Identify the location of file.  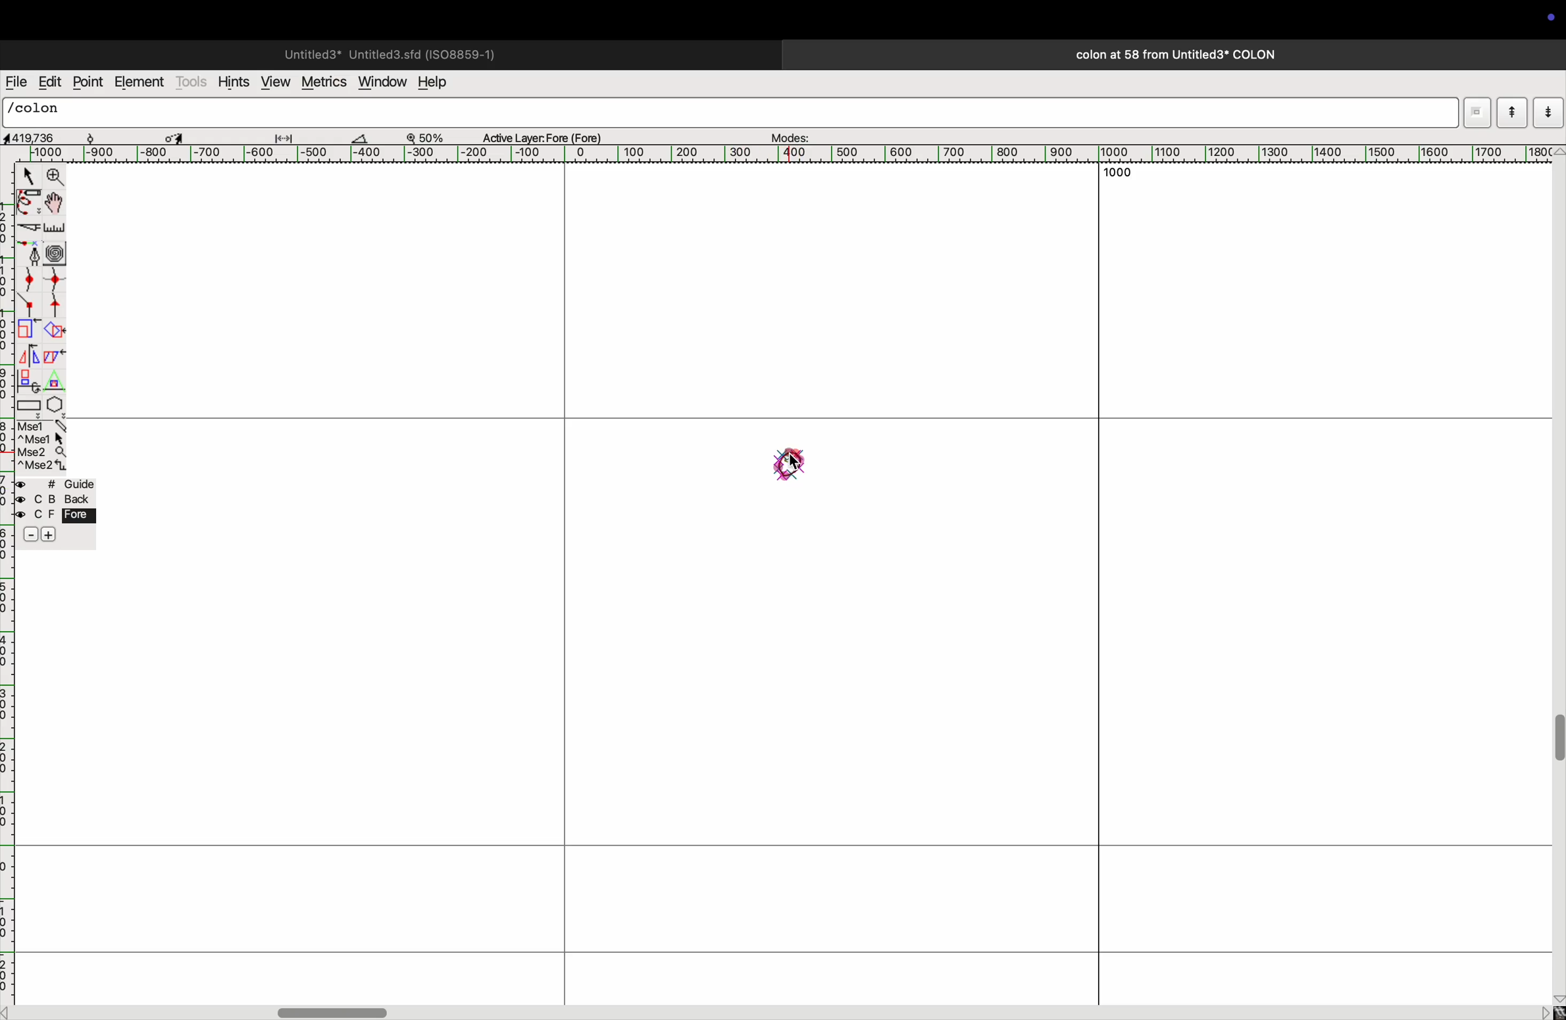
(16, 82).